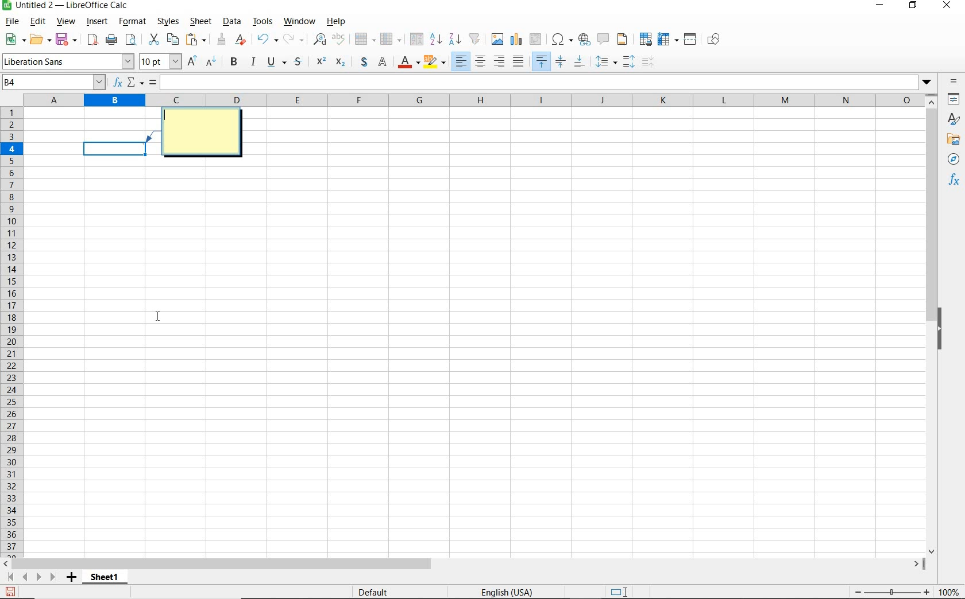 Image resolution: width=965 pixels, height=599 pixels. What do you see at coordinates (519, 62) in the screenshot?
I see `align middle` at bounding box center [519, 62].